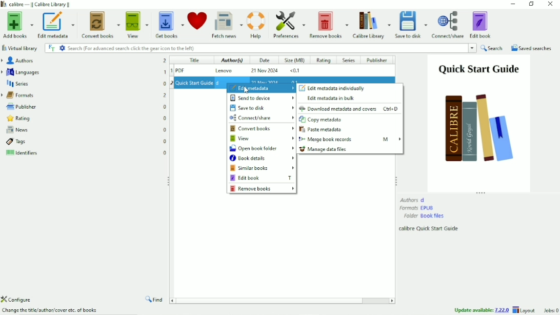  I want to click on Donate, so click(197, 21).